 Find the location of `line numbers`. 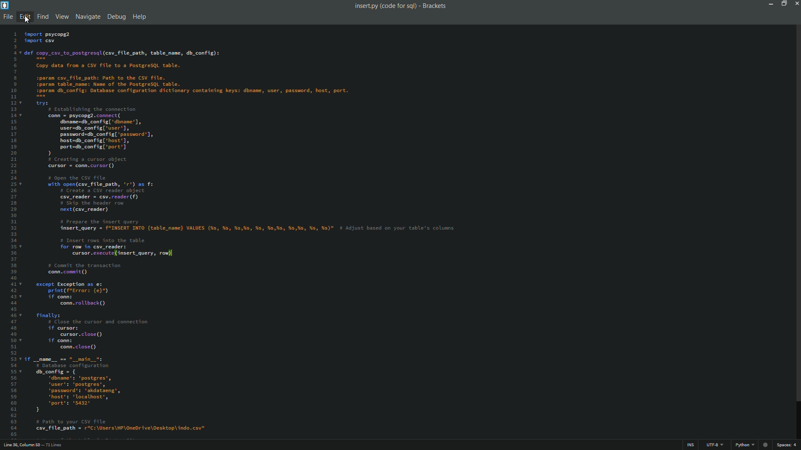

line numbers is located at coordinates (10, 234).